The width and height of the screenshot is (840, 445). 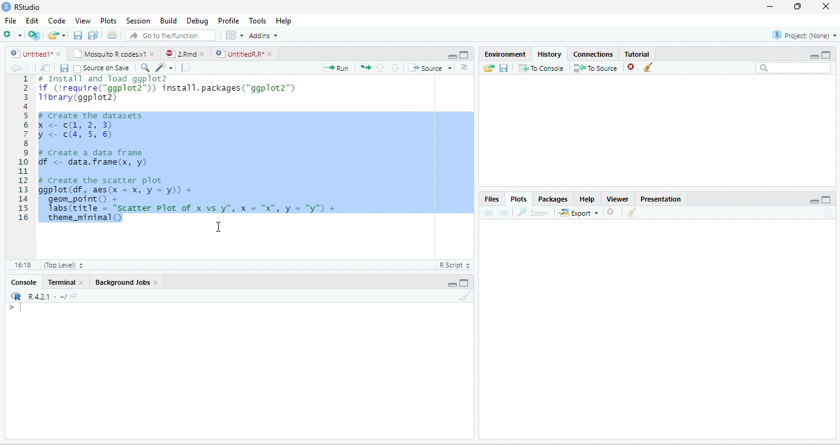 I want to click on Background Jobs, so click(x=121, y=283).